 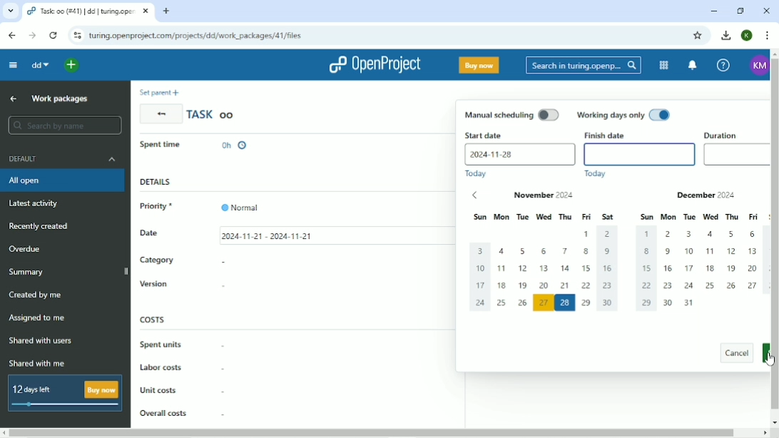 I want to click on Bookmark this tab, so click(x=700, y=36).